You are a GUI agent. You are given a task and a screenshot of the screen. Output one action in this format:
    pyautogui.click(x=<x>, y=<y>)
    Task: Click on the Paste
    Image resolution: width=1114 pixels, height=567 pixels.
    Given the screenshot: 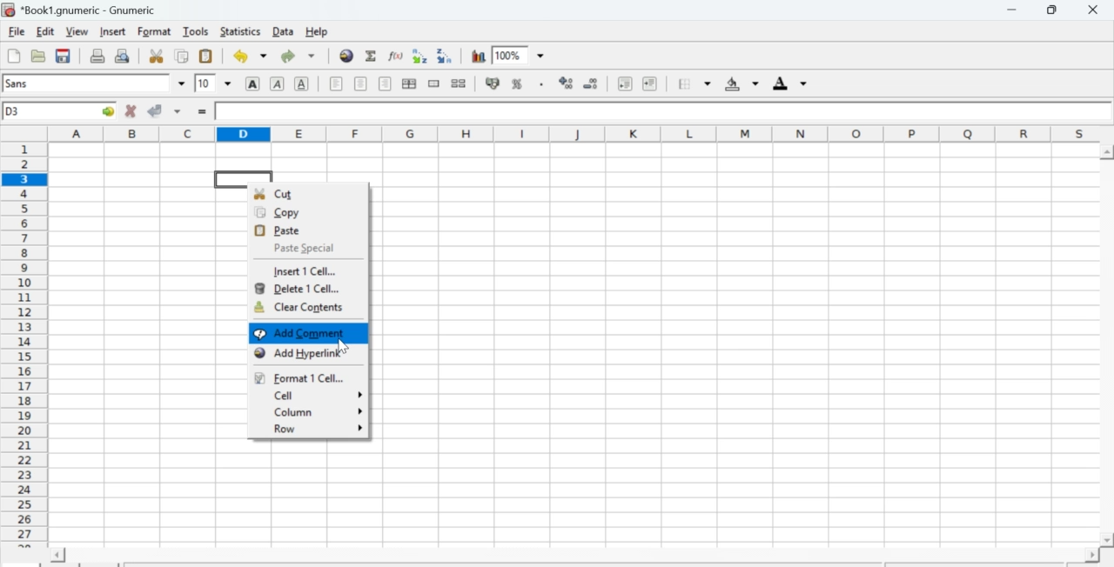 What is the action you would take?
    pyautogui.click(x=284, y=230)
    